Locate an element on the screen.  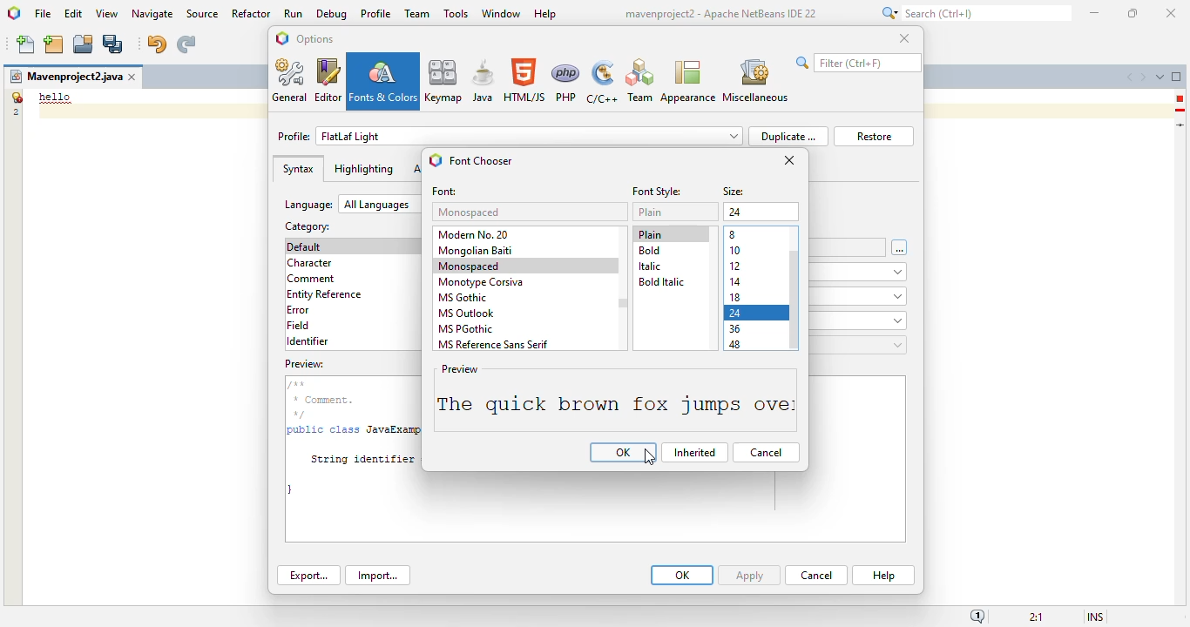
MS outllook is located at coordinates (467, 313).